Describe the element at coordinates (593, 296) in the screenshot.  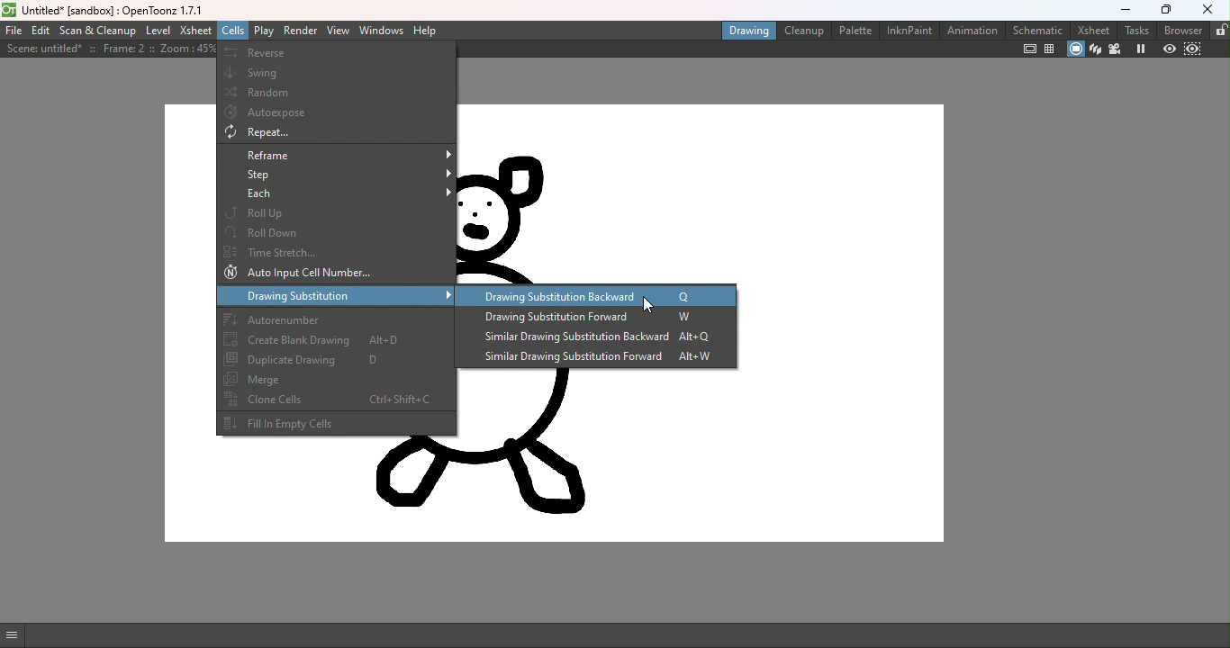
I see `Drawing substitution backward` at that location.